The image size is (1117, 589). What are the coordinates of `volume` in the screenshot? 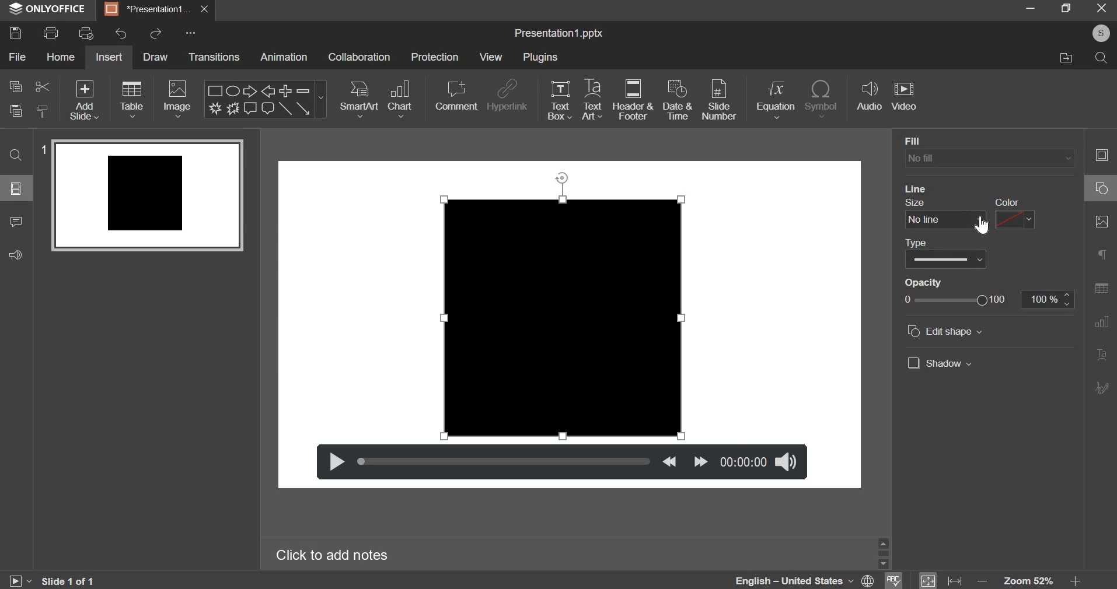 It's located at (786, 461).